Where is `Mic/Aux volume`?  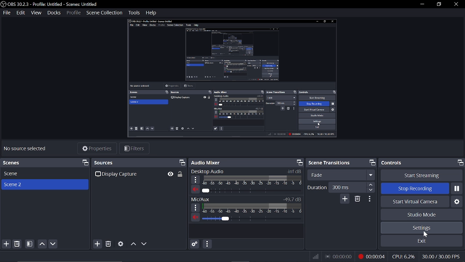 Mic/Aux volume is located at coordinates (251, 218).